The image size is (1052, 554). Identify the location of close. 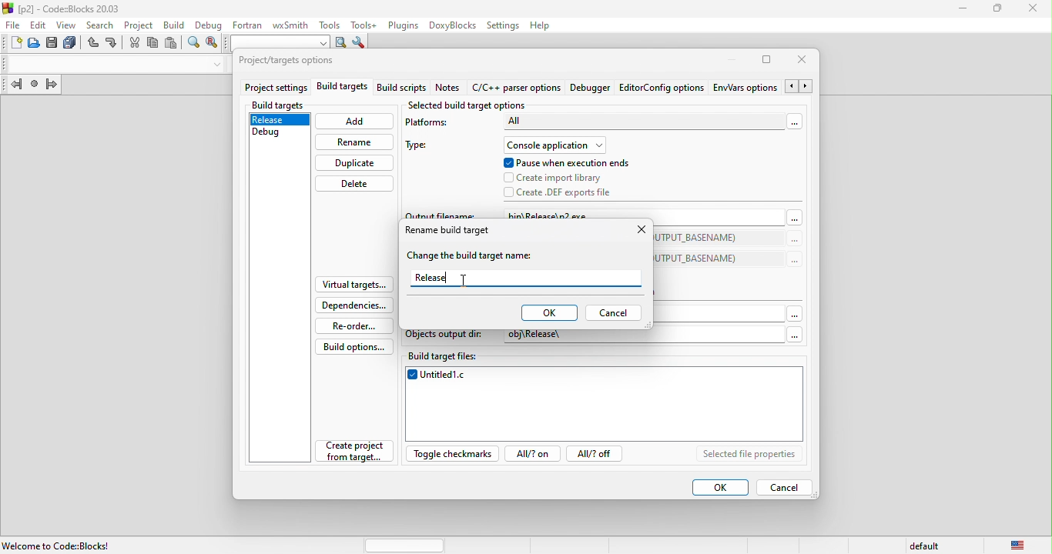
(638, 232).